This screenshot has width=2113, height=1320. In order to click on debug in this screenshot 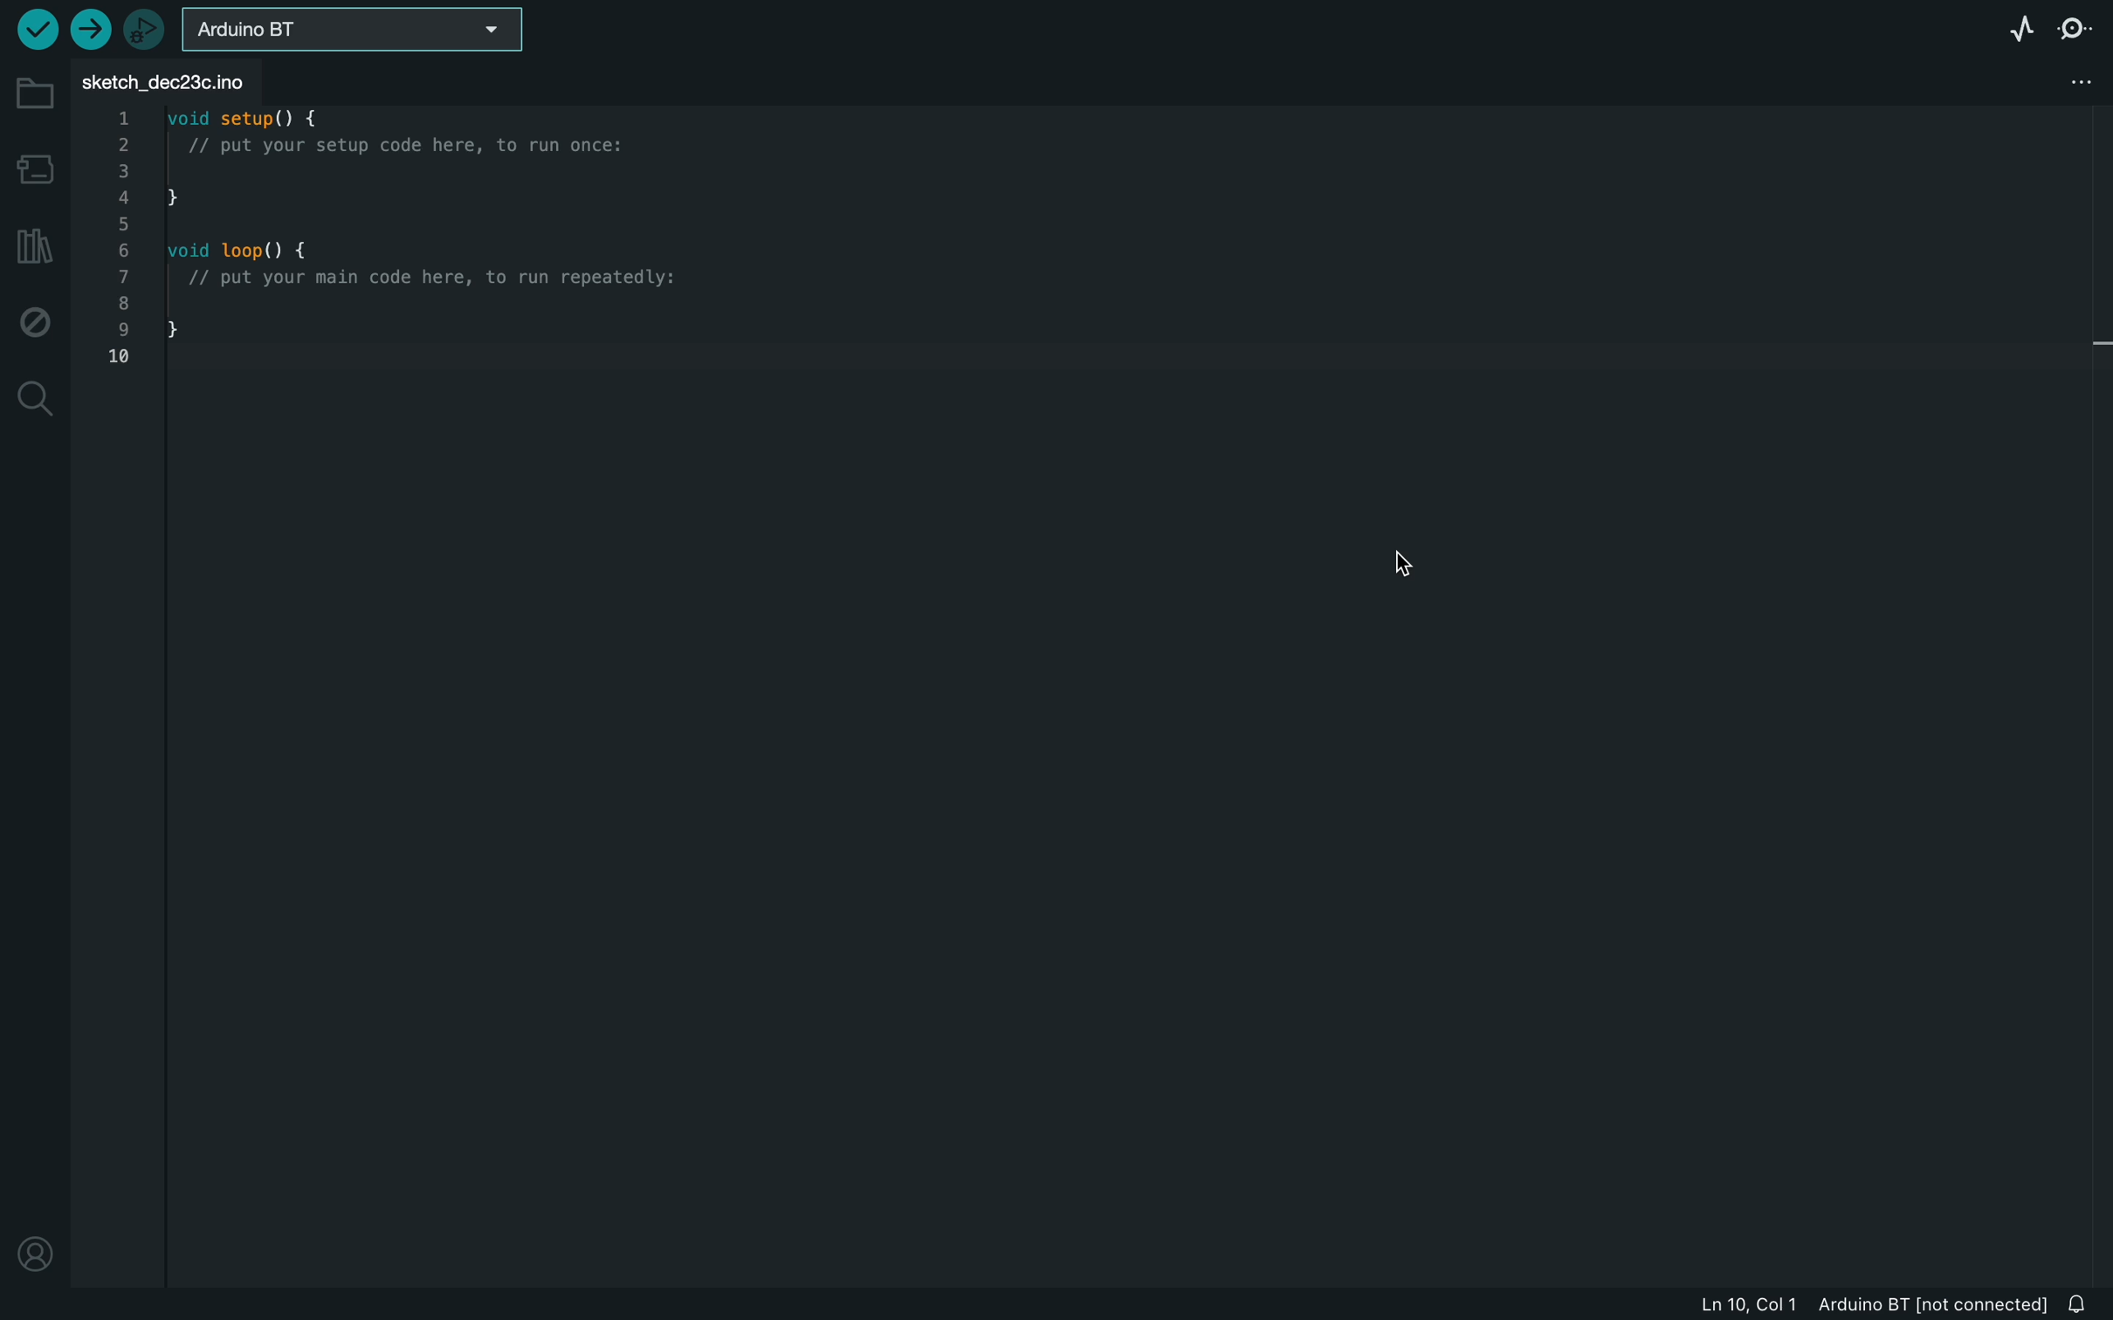, I will do `click(35, 320)`.